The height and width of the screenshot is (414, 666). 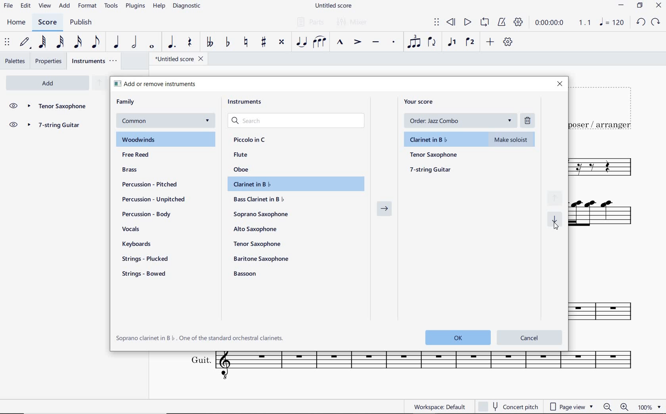 I want to click on FILE, so click(x=8, y=5).